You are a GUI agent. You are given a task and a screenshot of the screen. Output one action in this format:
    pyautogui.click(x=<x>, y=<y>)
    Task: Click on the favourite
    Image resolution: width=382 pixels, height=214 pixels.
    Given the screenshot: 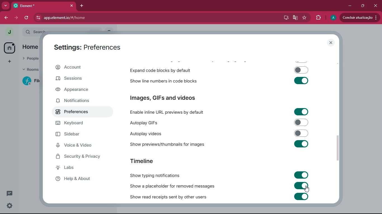 What is the action you would take?
    pyautogui.click(x=306, y=18)
    